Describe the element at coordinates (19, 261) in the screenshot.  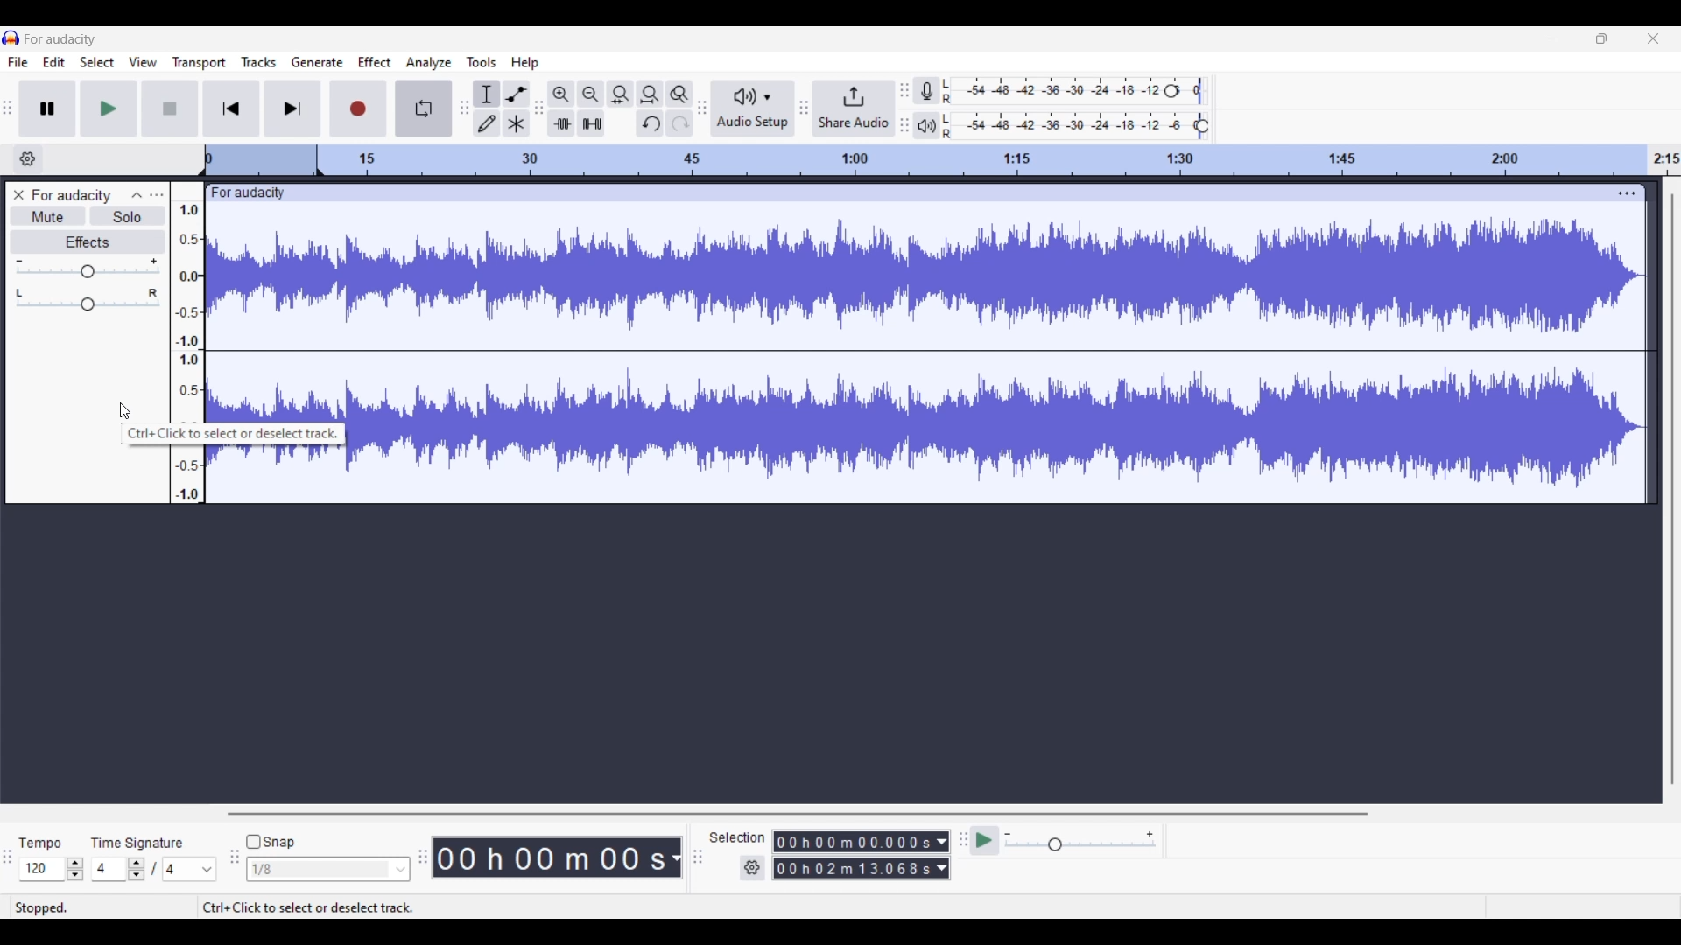
I see `Min. gain` at that location.